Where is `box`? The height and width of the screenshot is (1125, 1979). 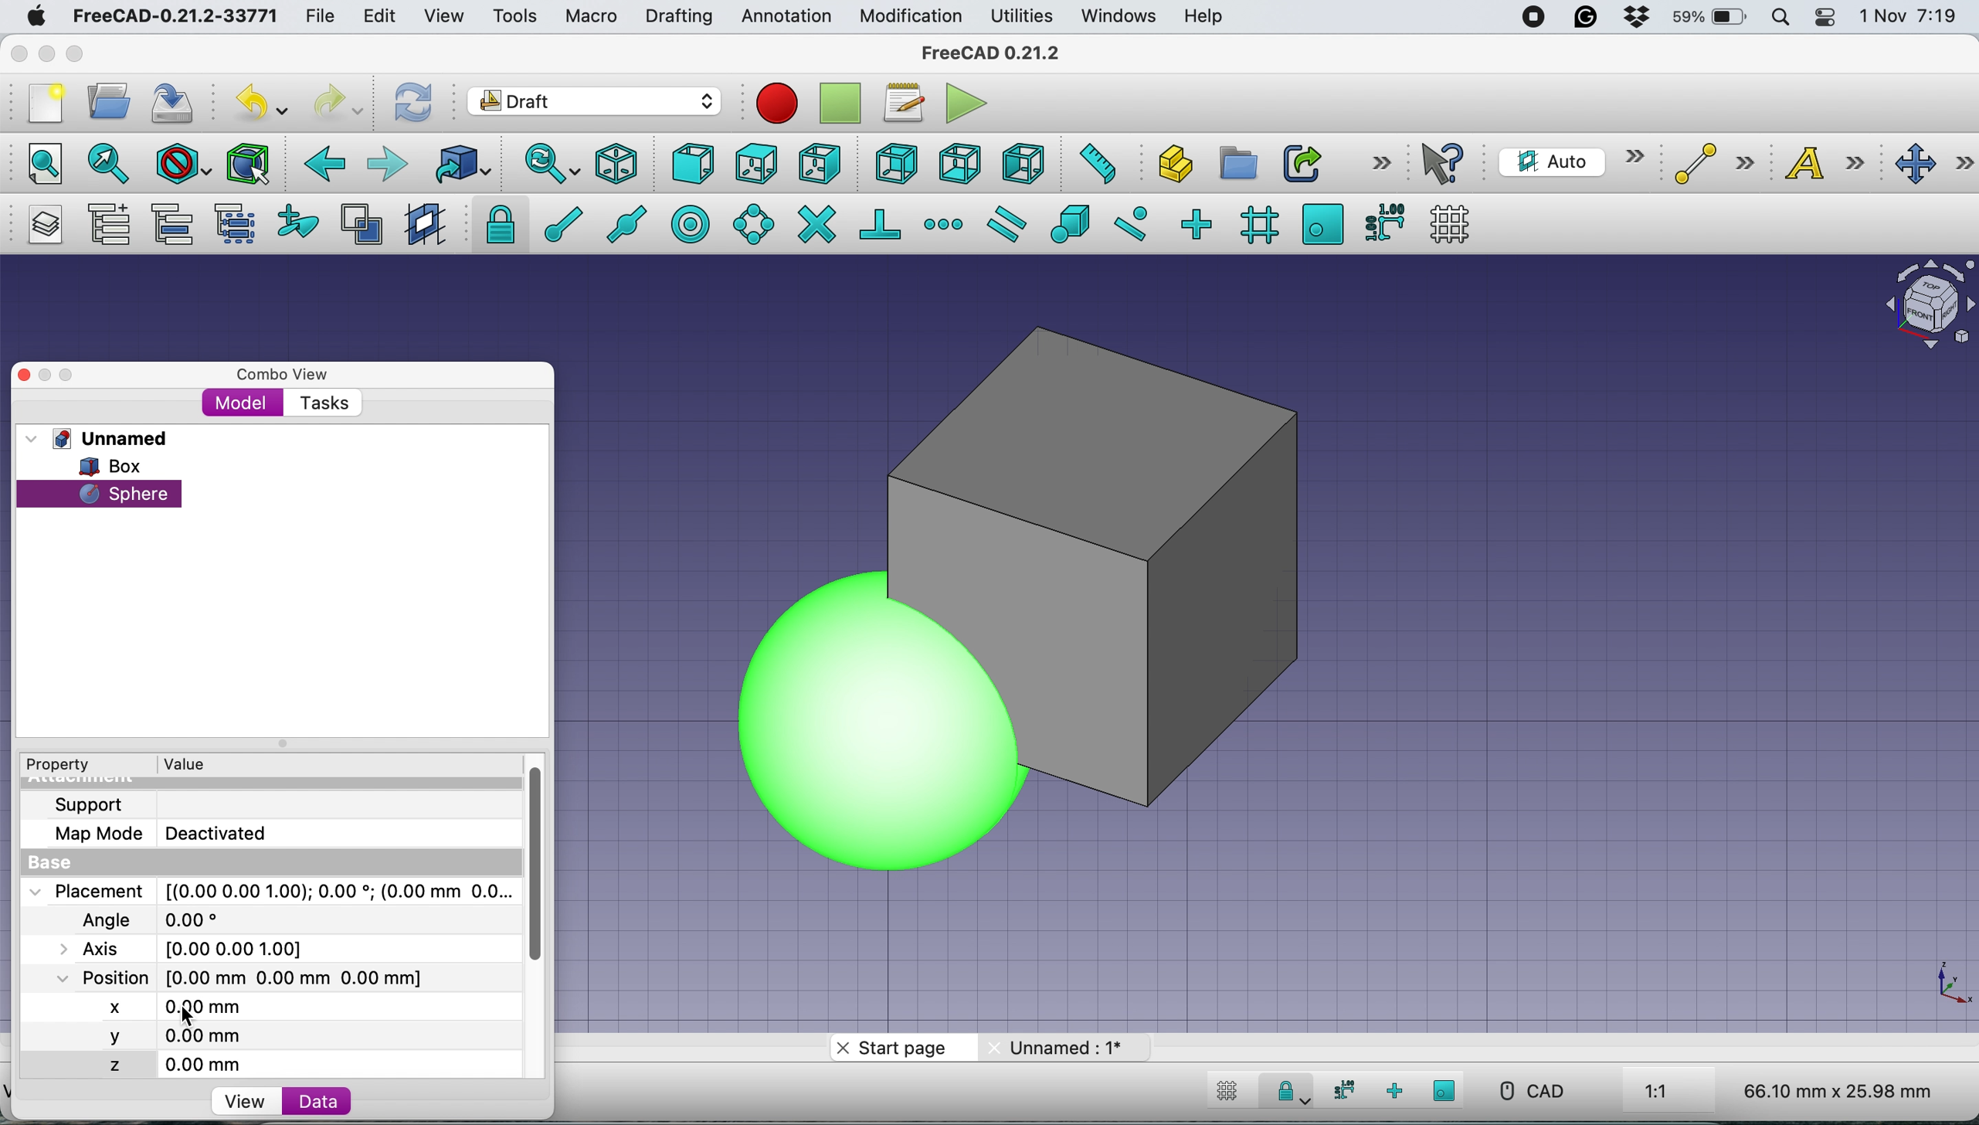
box is located at coordinates (121, 466).